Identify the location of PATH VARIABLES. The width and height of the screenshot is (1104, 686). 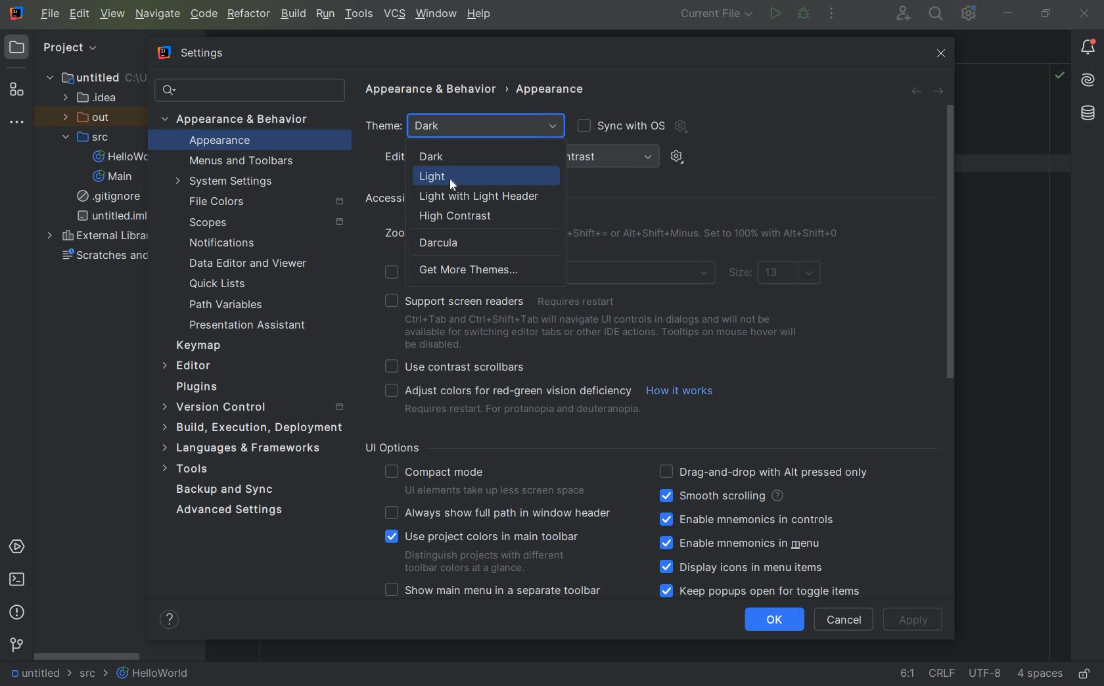
(227, 305).